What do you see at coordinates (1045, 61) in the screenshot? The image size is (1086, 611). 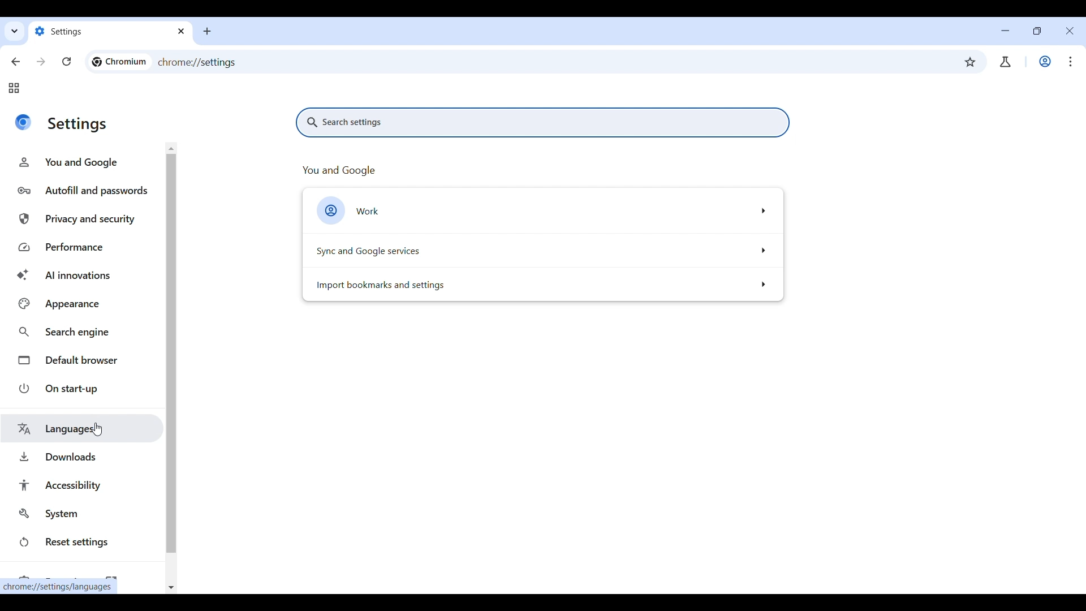 I see `Work` at bounding box center [1045, 61].